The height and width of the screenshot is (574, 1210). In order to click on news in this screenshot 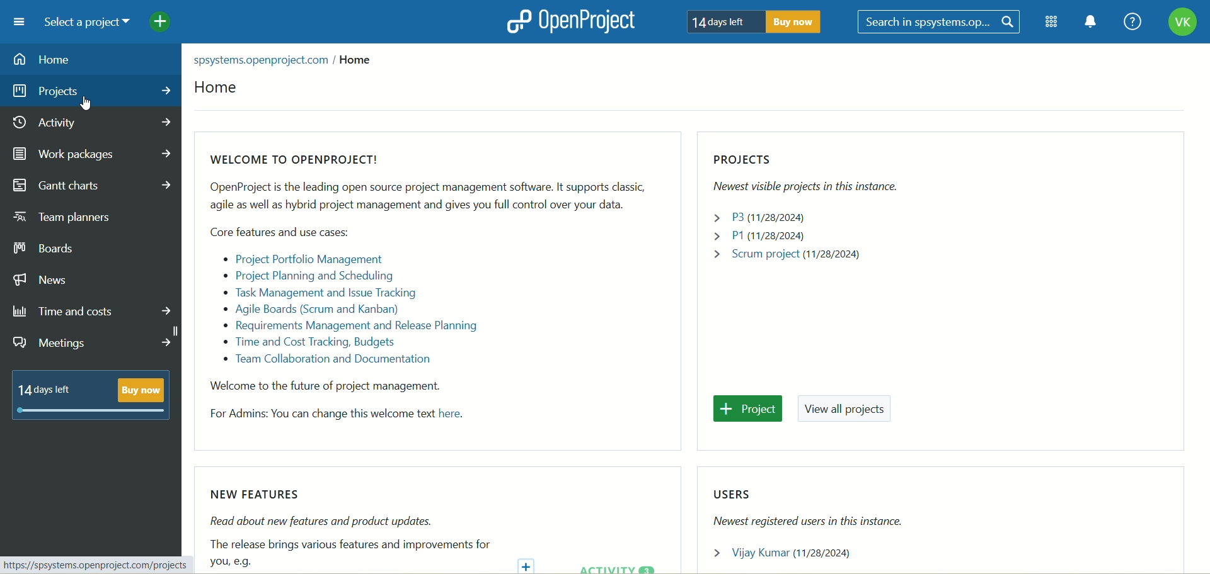, I will do `click(43, 281)`.